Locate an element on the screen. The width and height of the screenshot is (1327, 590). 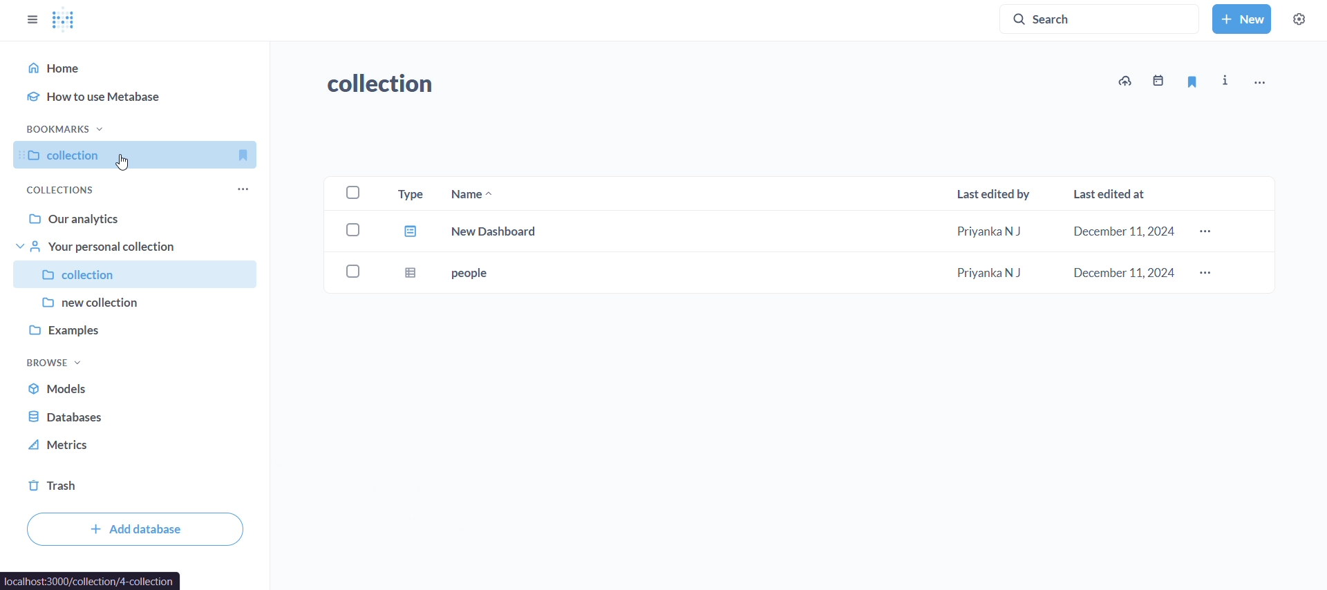
select checkbox is located at coordinates (346, 229).